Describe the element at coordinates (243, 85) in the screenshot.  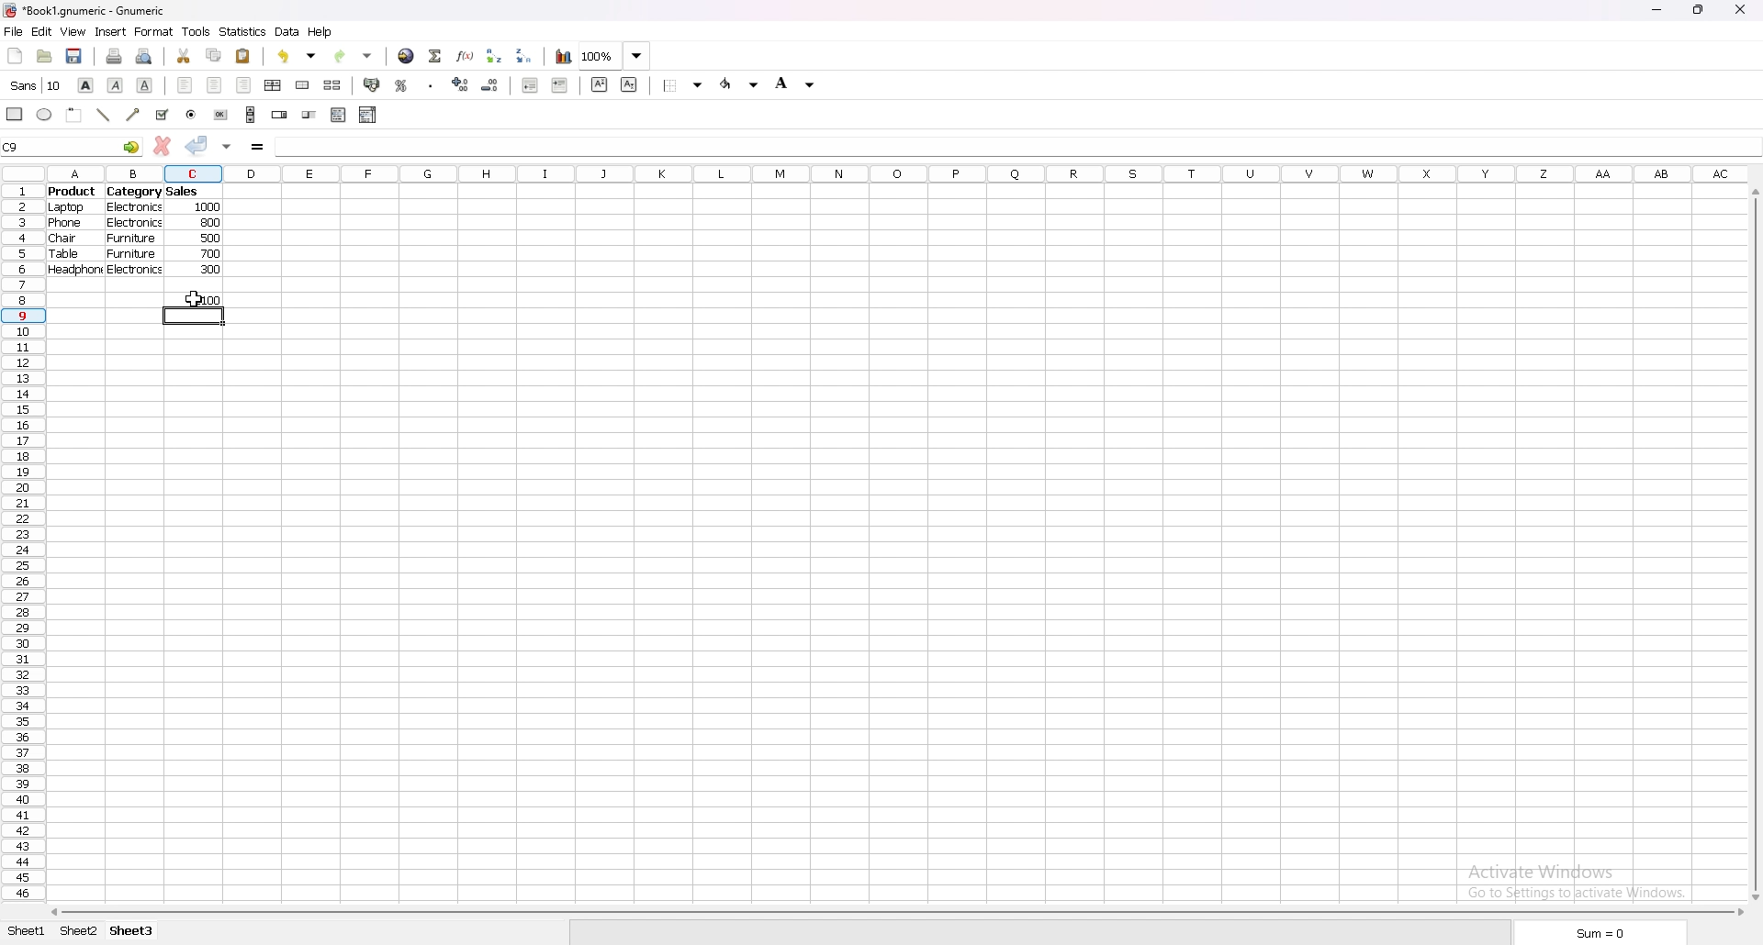
I see `right align` at that location.